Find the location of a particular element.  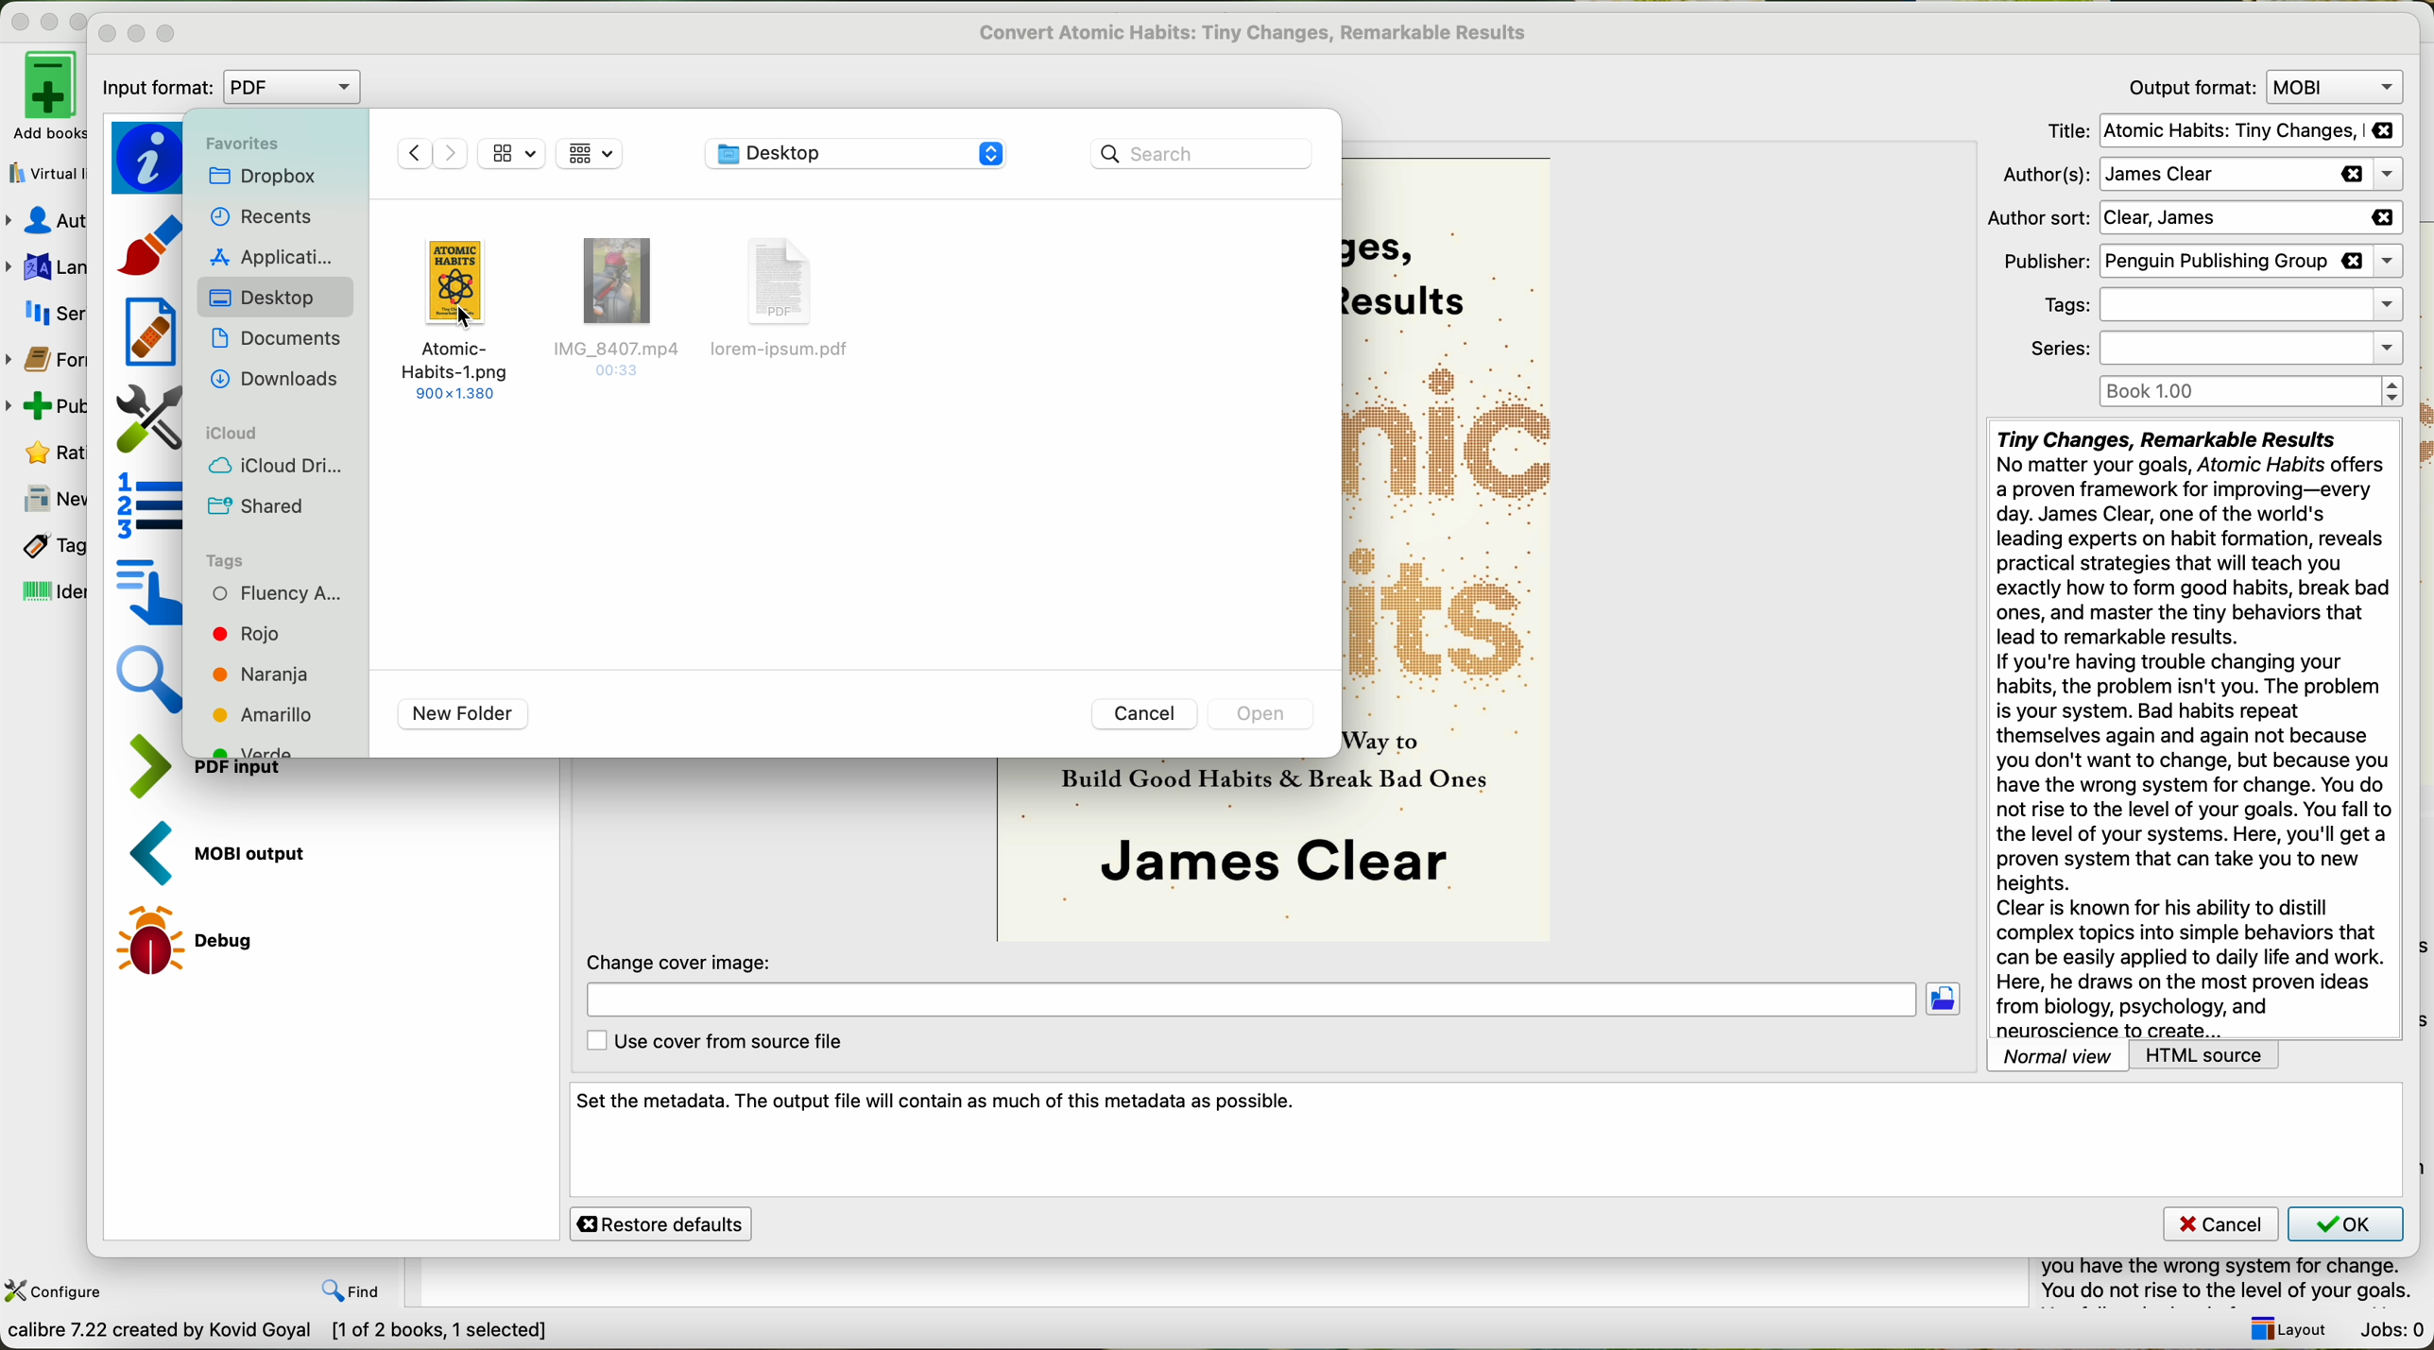

downloads is located at coordinates (275, 381).